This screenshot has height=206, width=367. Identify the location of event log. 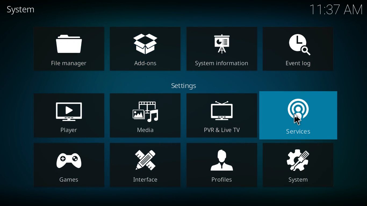
(300, 47).